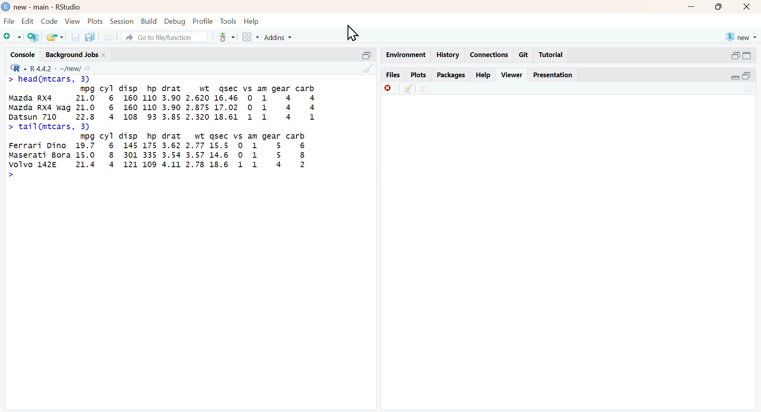 This screenshot has height=412, width=761. What do you see at coordinates (524, 54) in the screenshot?
I see `Git` at bounding box center [524, 54].